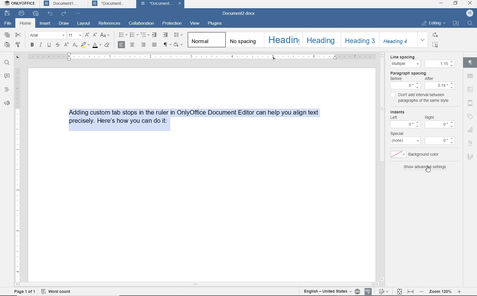 The height and width of the screenshot is (296, 477). What do you see at coordinates (178, 45) in the screenshot?
I see `shading` at bounding box center [178, 45].